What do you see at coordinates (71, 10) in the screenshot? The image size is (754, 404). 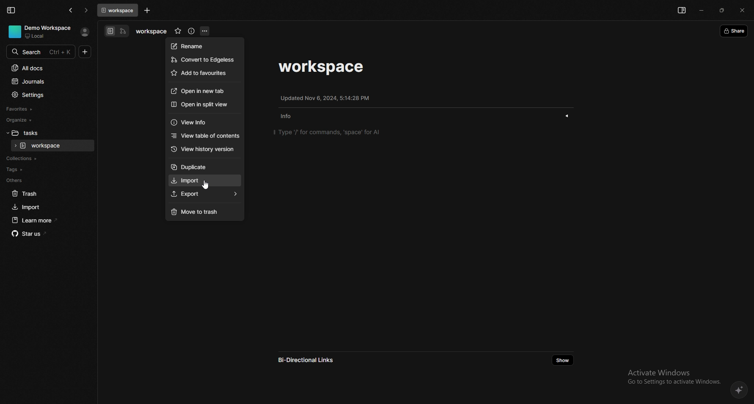 I see `go back` at bounding box center [71, 10].